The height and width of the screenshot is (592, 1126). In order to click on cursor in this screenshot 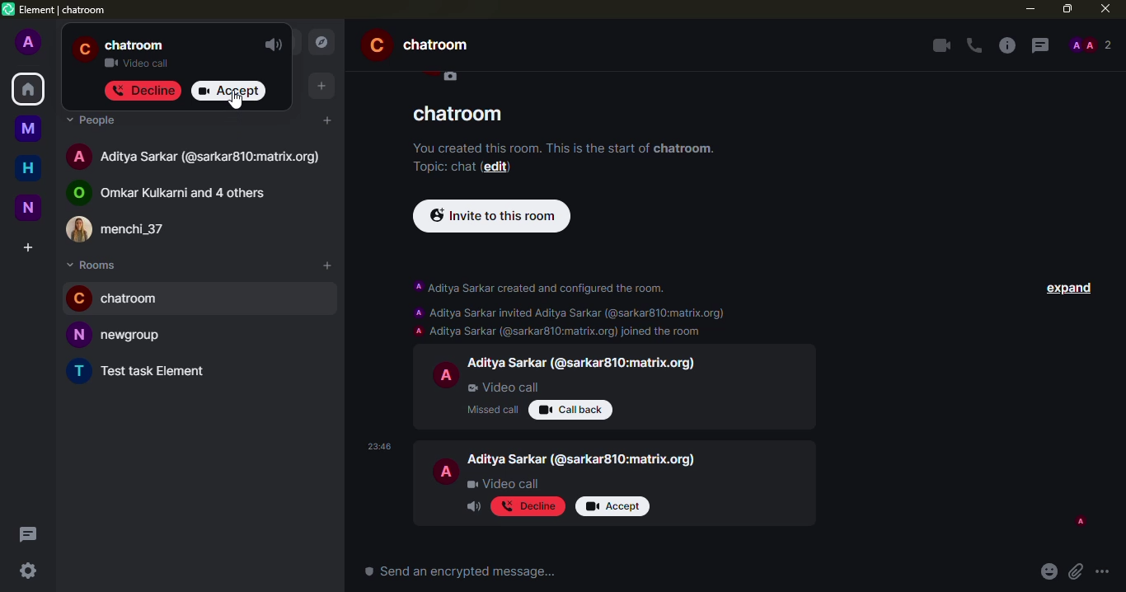, I will do `click(232, 102)`.